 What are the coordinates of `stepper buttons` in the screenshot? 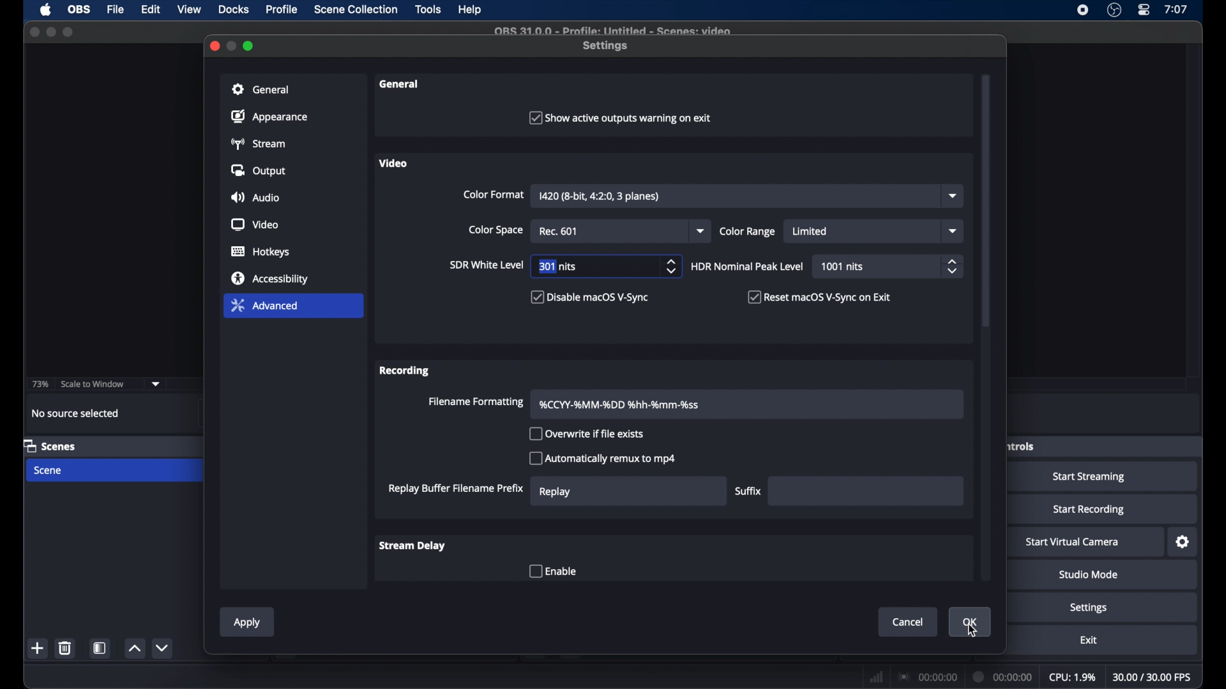 It's located at (953, 267).